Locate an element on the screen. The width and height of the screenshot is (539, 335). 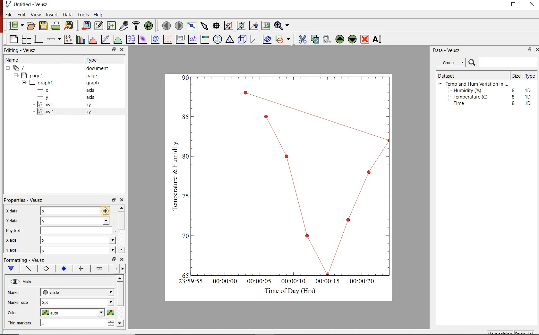
y is located at coordinates (53, 251).